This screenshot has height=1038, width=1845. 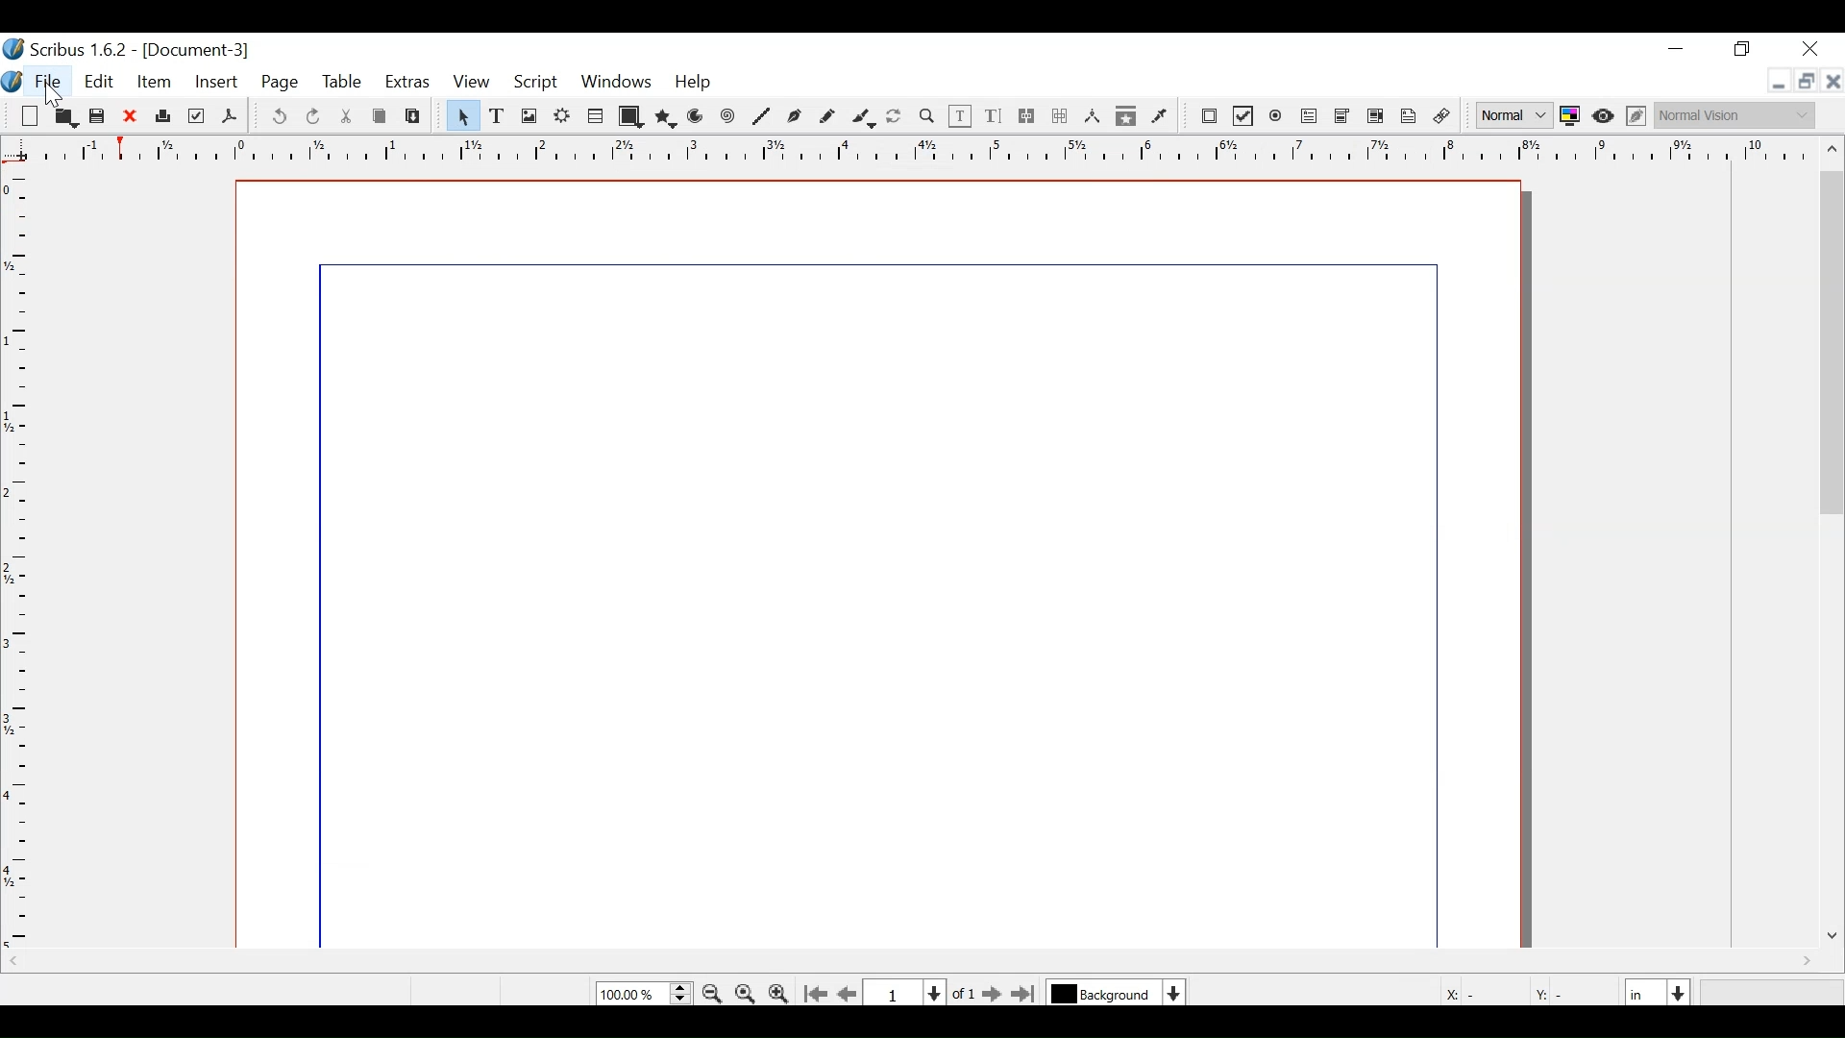 I want to click on Close, so click(x=1833, y=81).